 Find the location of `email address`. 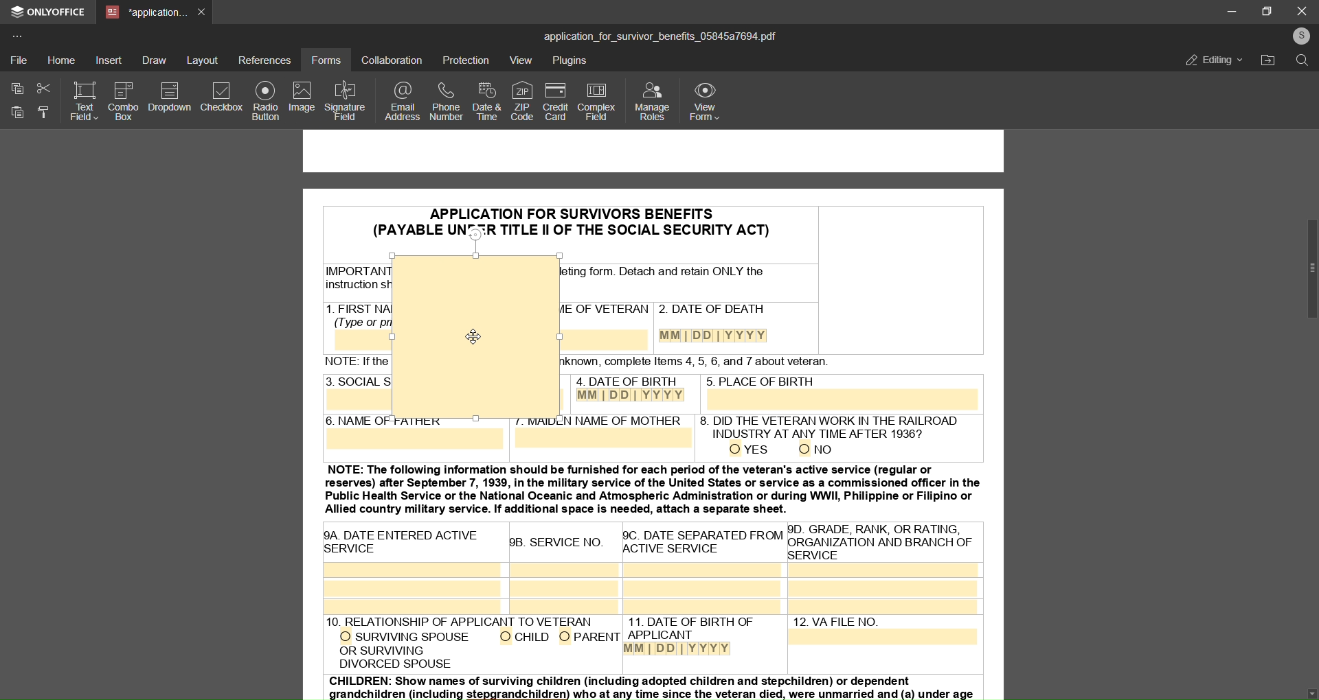

email address is located at coordinates (403, 102).